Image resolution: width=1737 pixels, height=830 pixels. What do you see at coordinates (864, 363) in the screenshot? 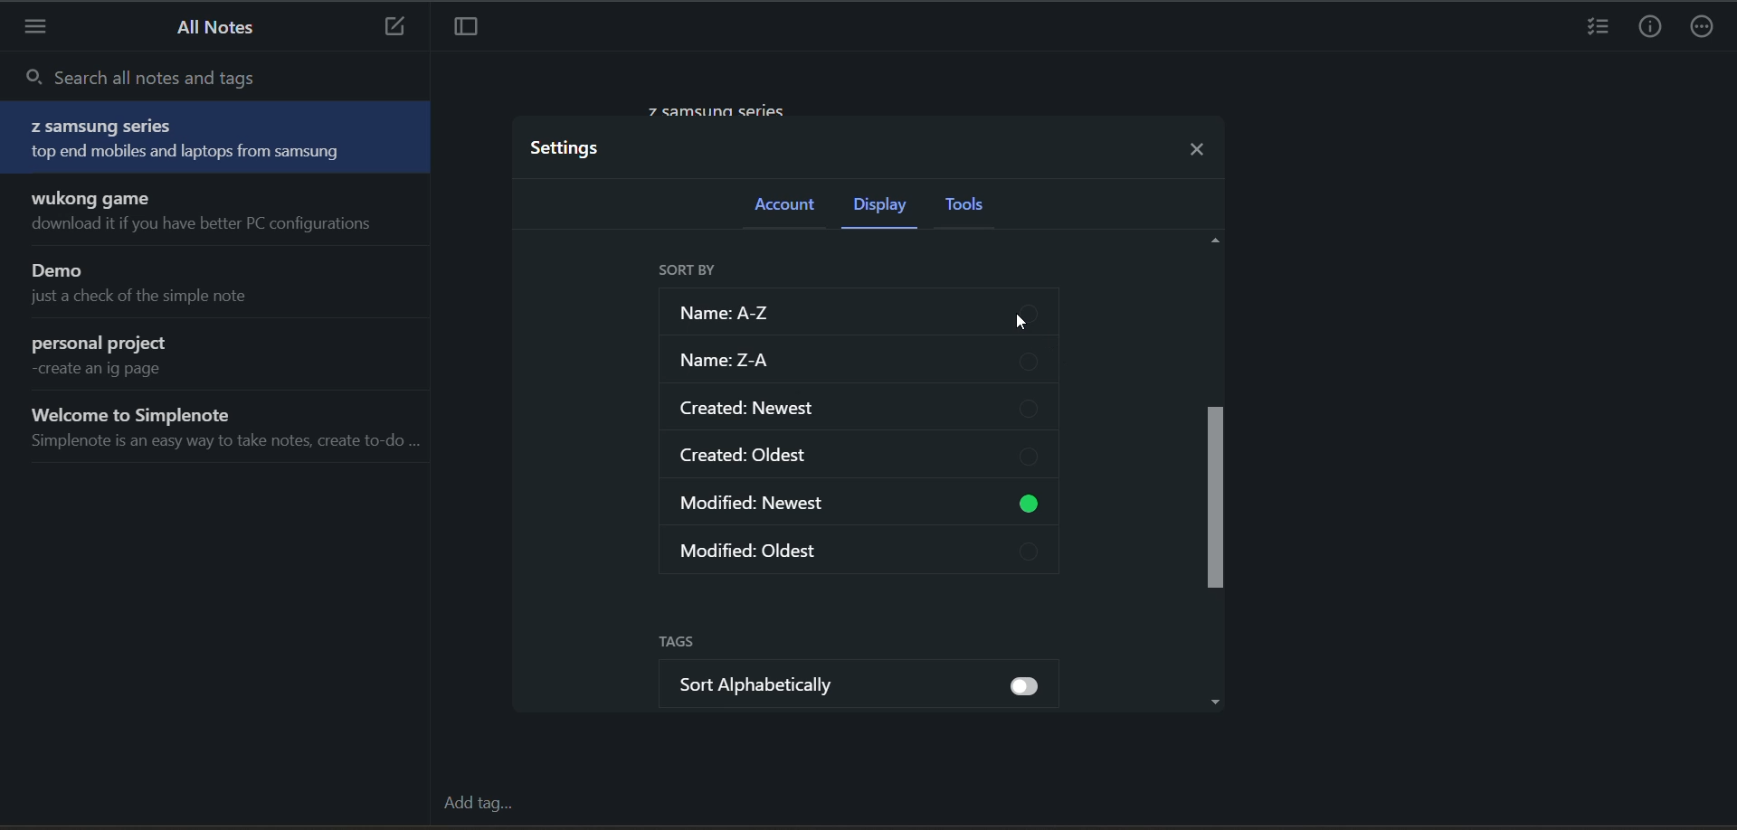
I see `name: Z-A` at bounding box center [864, 363].